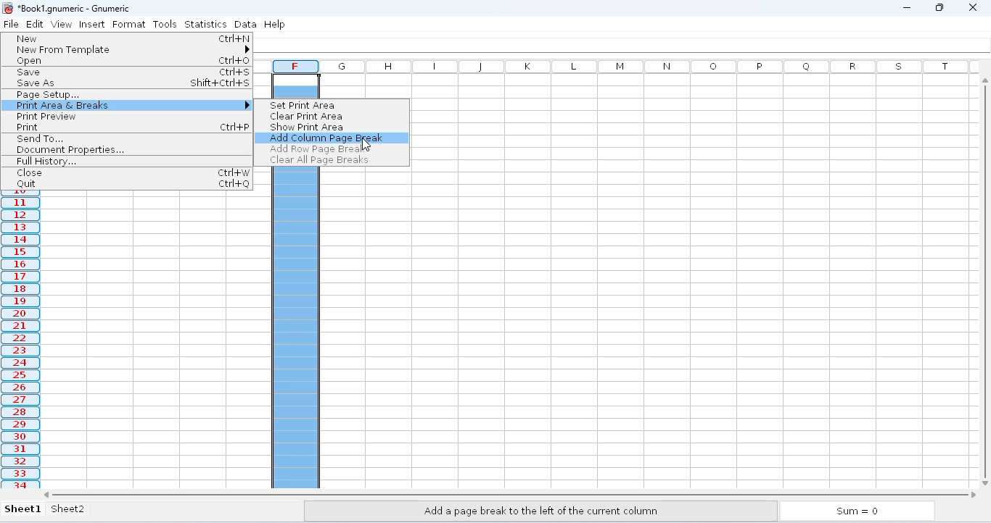 The image size is (991, 523). I want to click on open, so click(28, 61).